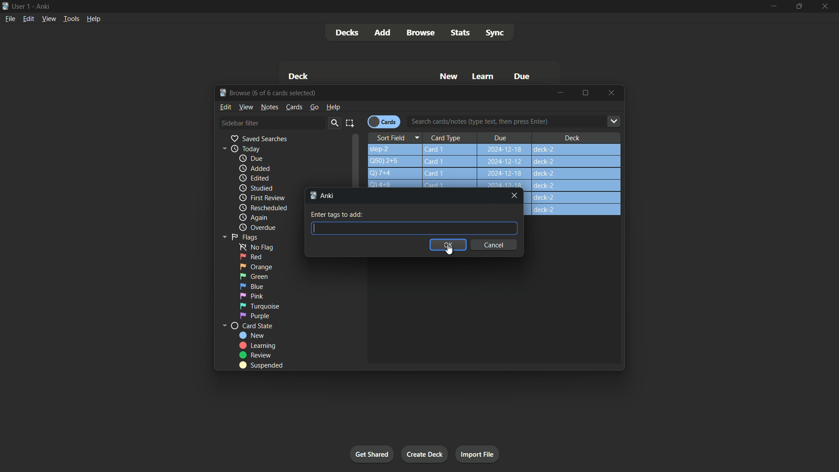 This screenshot has width=839, height=472. What do you see at coordinates (413, 228) in the screenshot?
I see `Type bar` at bounding box center [413, 228].